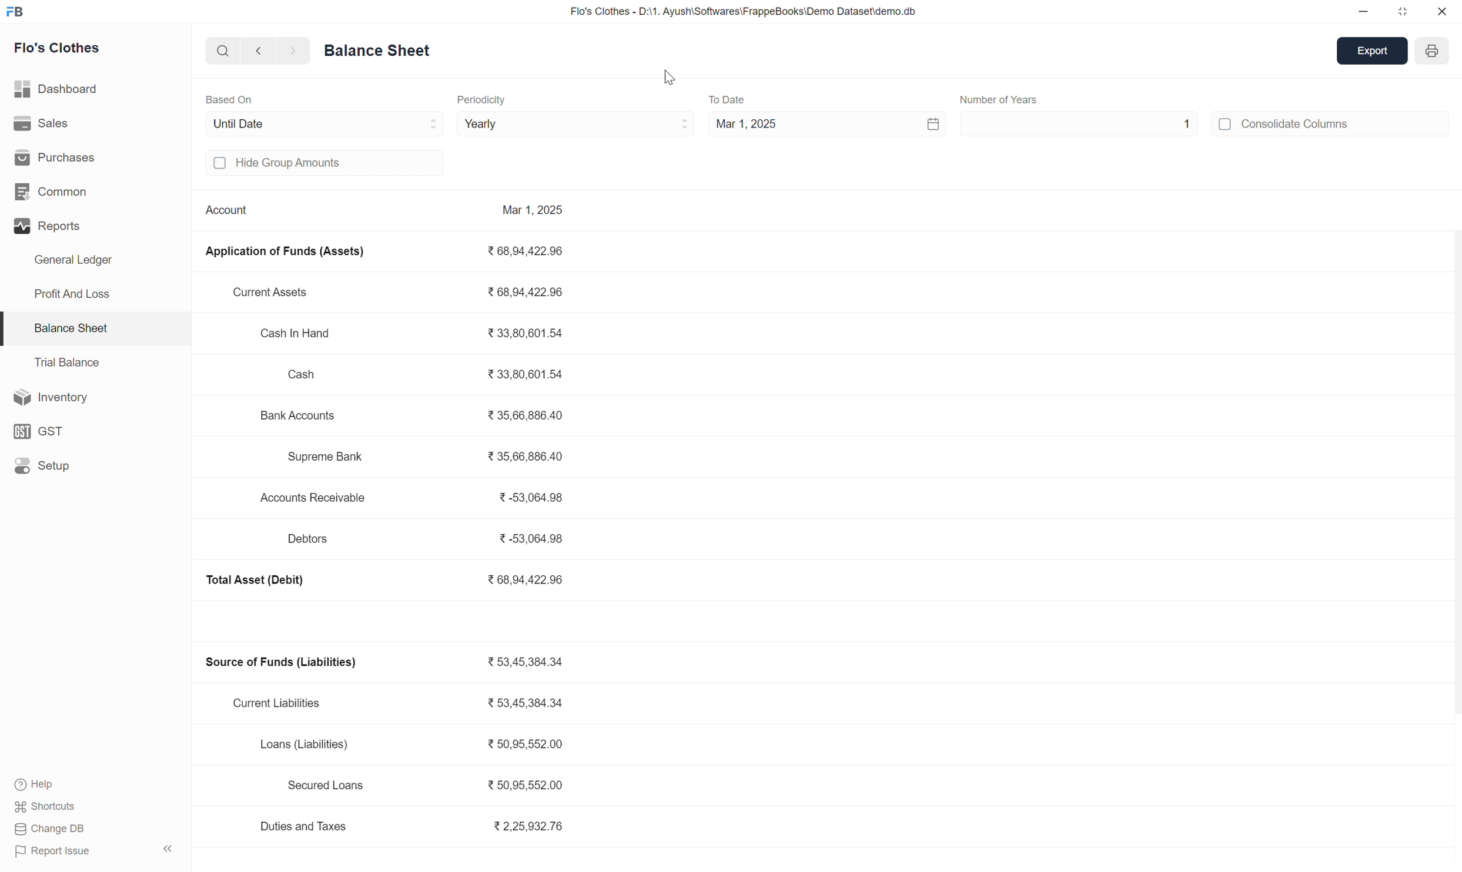  Describe the element at coordinates (670, 77) in the screenshot. I see `cursor` at that location.